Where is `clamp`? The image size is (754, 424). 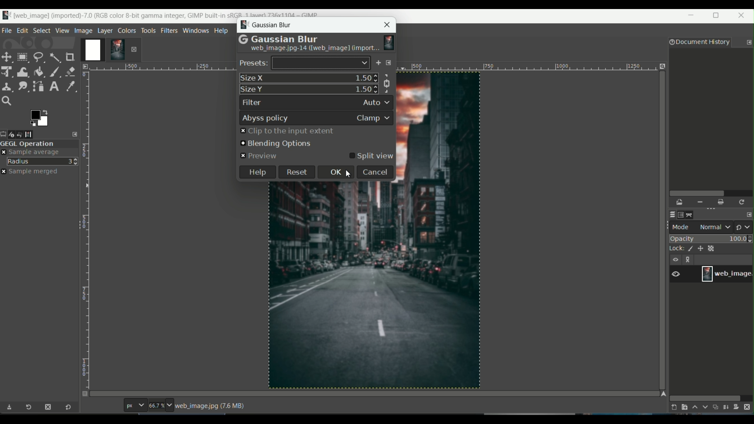 clamp is located at coordinates (374, 118).